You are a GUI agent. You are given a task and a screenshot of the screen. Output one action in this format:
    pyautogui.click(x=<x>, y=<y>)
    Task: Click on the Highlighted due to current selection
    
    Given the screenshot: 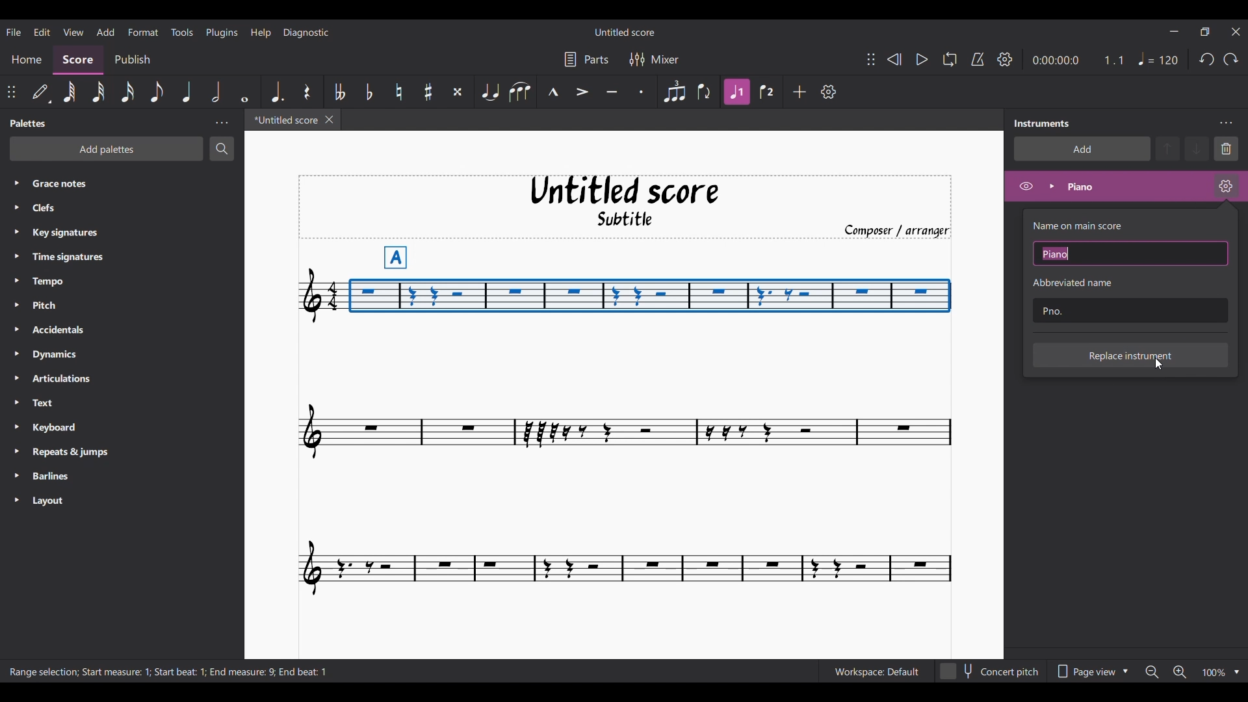 What is the action you would take?
    pyautogui.click(x=737, y=92)
    